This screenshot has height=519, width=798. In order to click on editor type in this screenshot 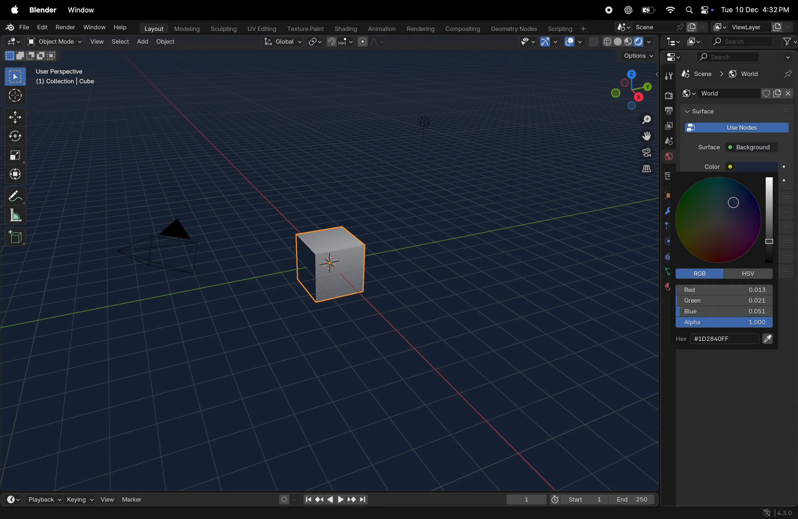, I will do `click(15, 42)`.